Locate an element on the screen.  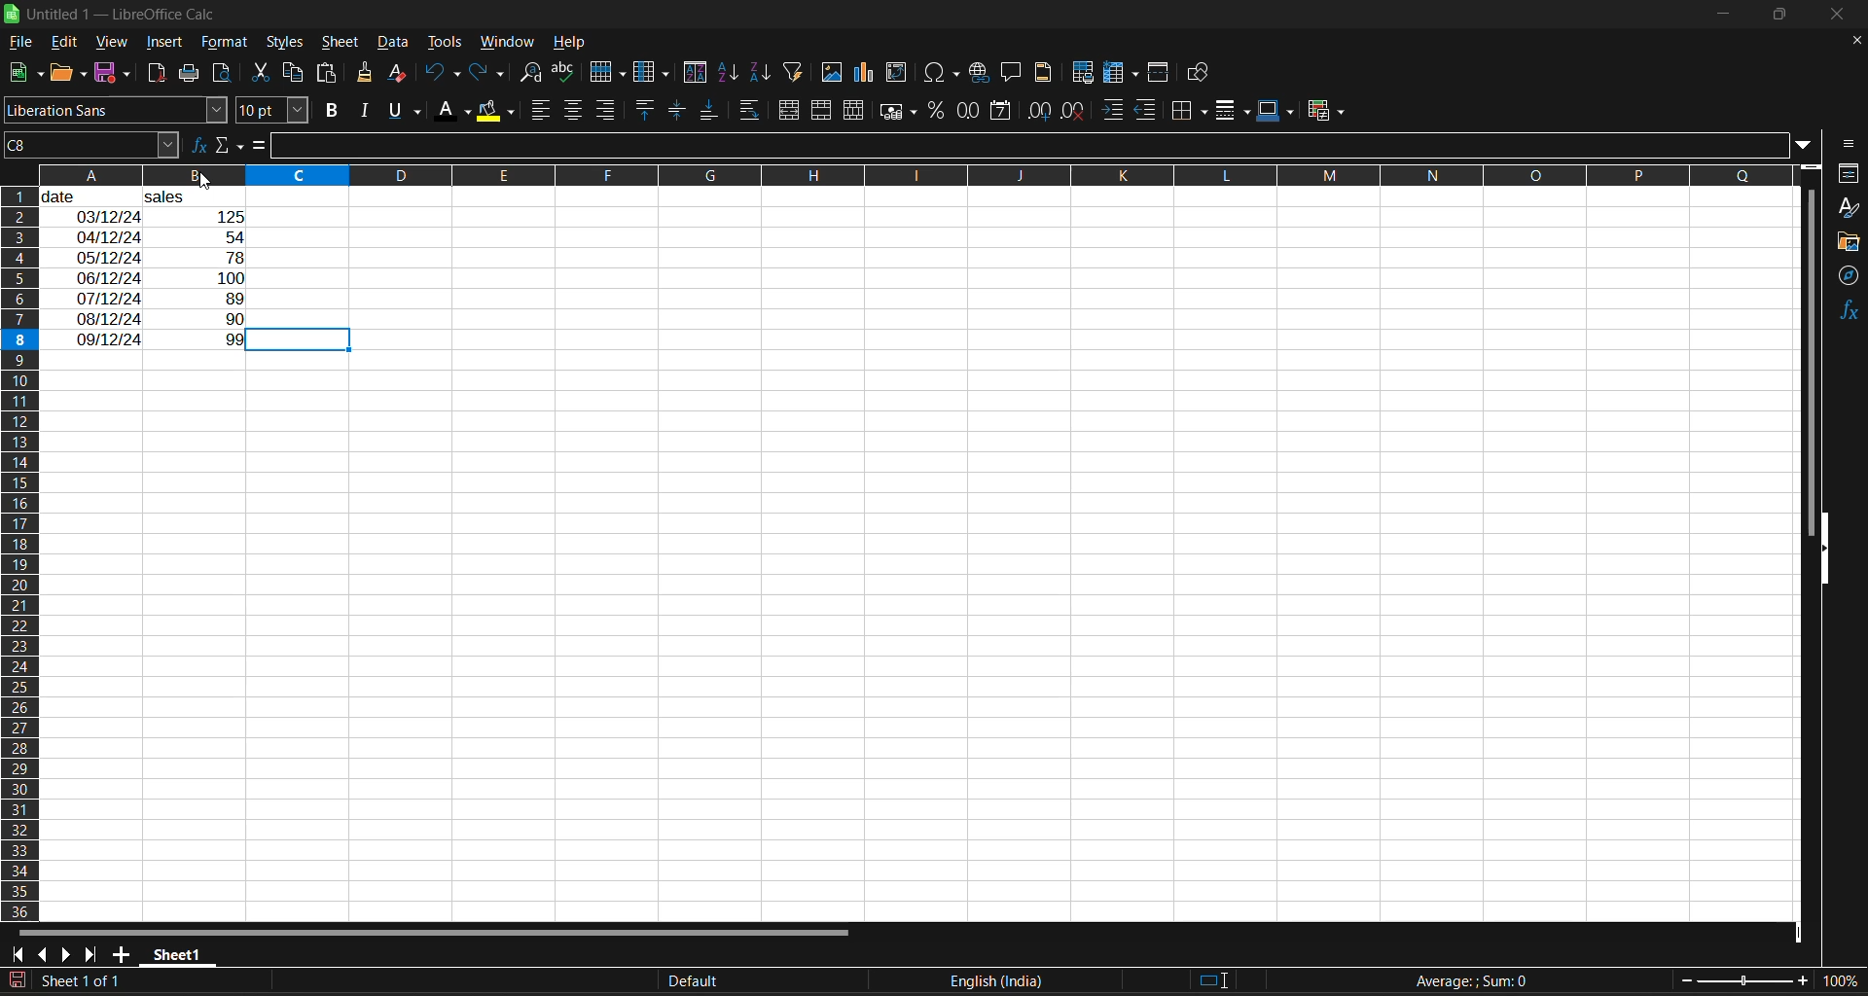
clear direct formatting is located at coordinates (401, 75).